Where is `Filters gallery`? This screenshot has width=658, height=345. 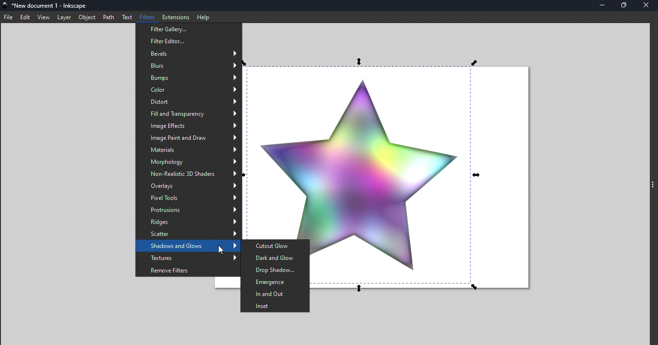 Filters gallery is located at coordinates (189, 29).